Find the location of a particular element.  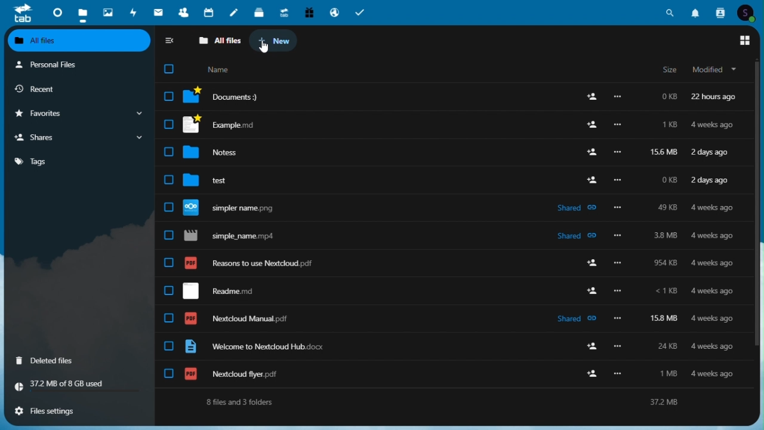

File settings is located at coordinates (81, 409).